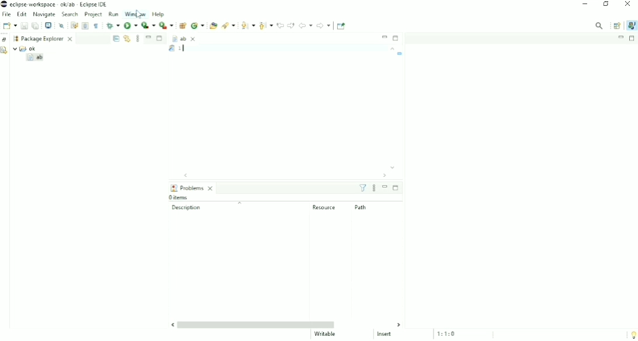 The width and height of the screenshot is (638, 341). What do you see at coordinates (5, 39) in the screenshot?
I see `Restore` at bounding box center [5, 39].